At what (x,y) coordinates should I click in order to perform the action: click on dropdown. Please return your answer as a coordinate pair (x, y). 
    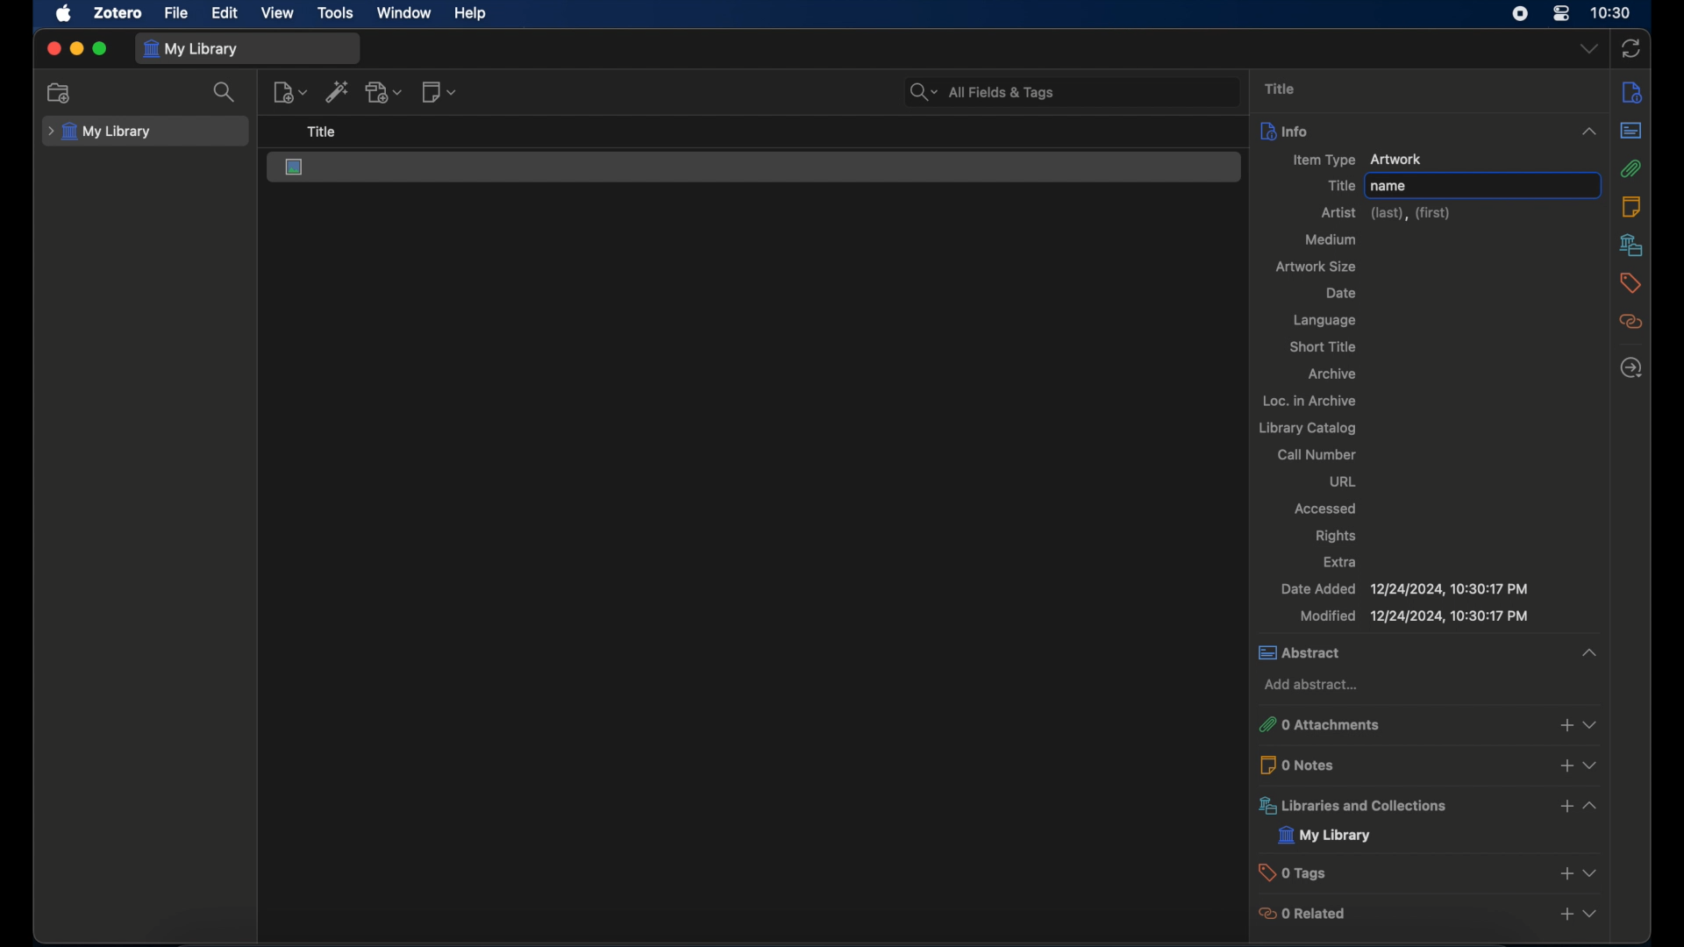
    Looking at the image, I should click on (1589, 48).